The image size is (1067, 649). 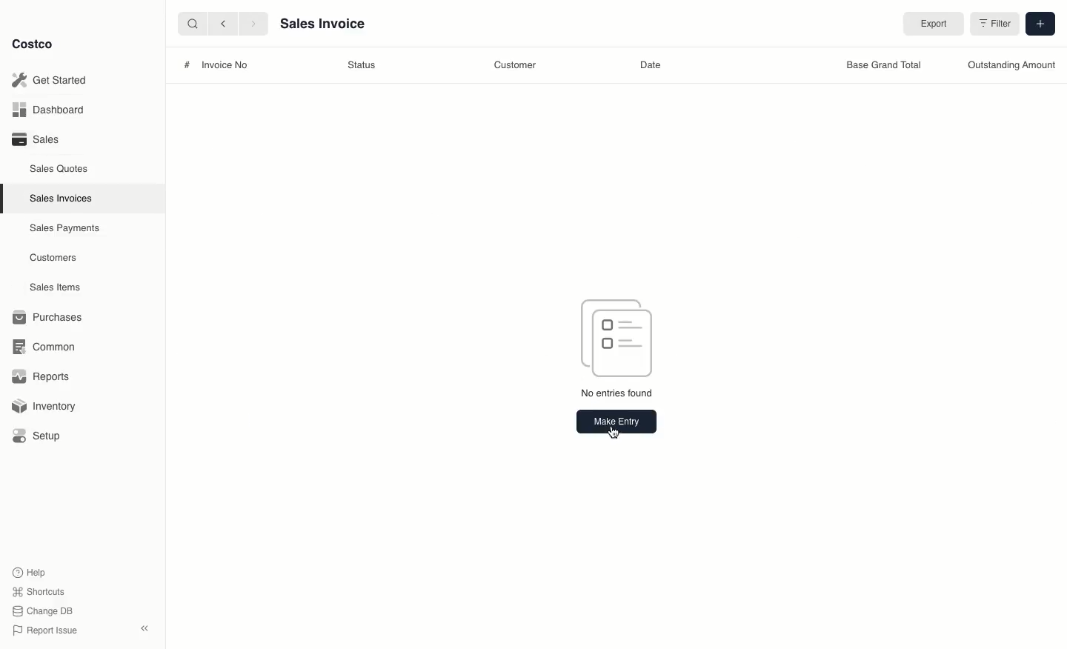 I want to click on Report Issue, so click(x=42, y=630).